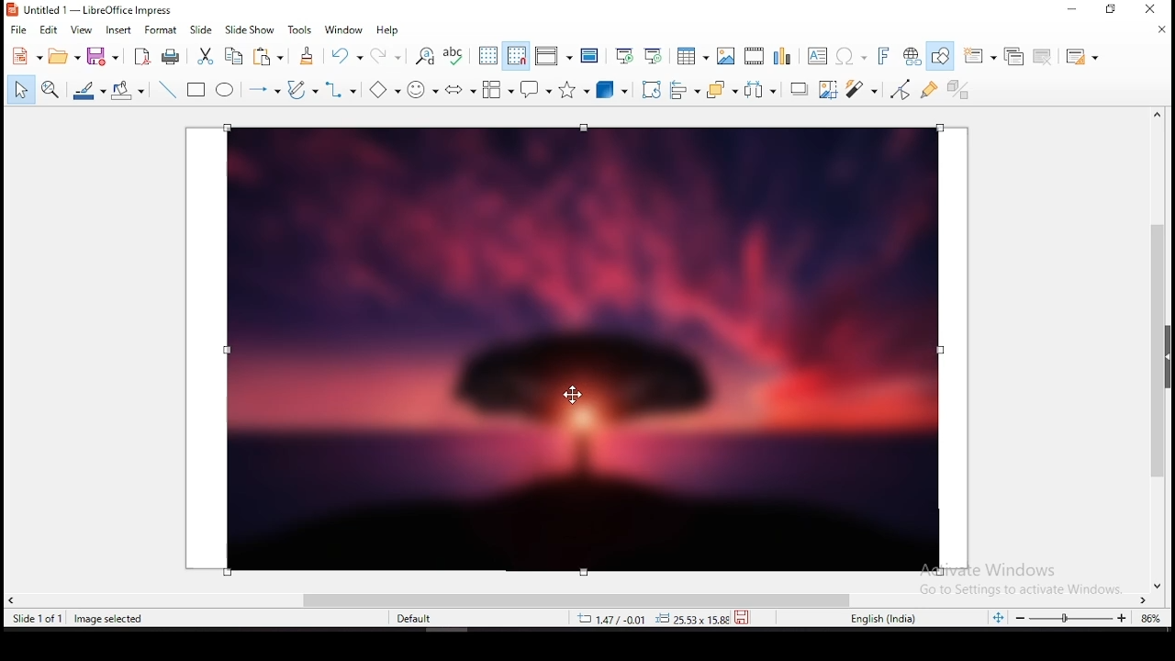 This screenshot has height=661, width=1175. What do you see at coordinates (89, 89) in the screenshot?
I see `line color` at bounding box center [89, 89].